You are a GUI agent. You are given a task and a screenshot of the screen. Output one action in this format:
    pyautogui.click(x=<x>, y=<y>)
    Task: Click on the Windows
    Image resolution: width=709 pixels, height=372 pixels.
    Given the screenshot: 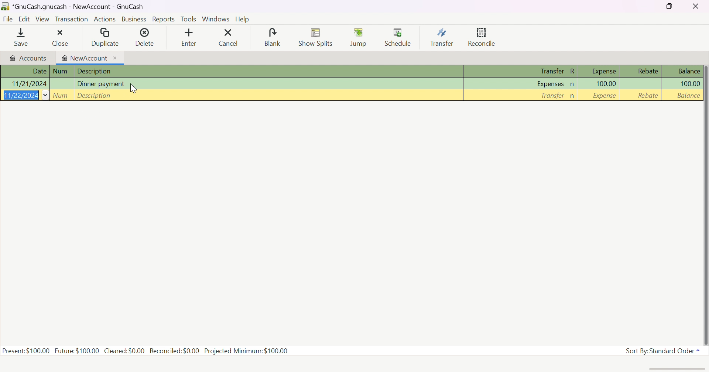 What is the action you would take?
    pyautogui.click(x=217, y=20)
    